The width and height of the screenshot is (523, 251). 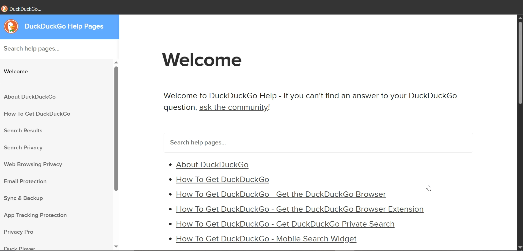 What do you see at coordinates (20, 248) in the screenshot?
I see `Duck Player` at bounding box center [20, 248].